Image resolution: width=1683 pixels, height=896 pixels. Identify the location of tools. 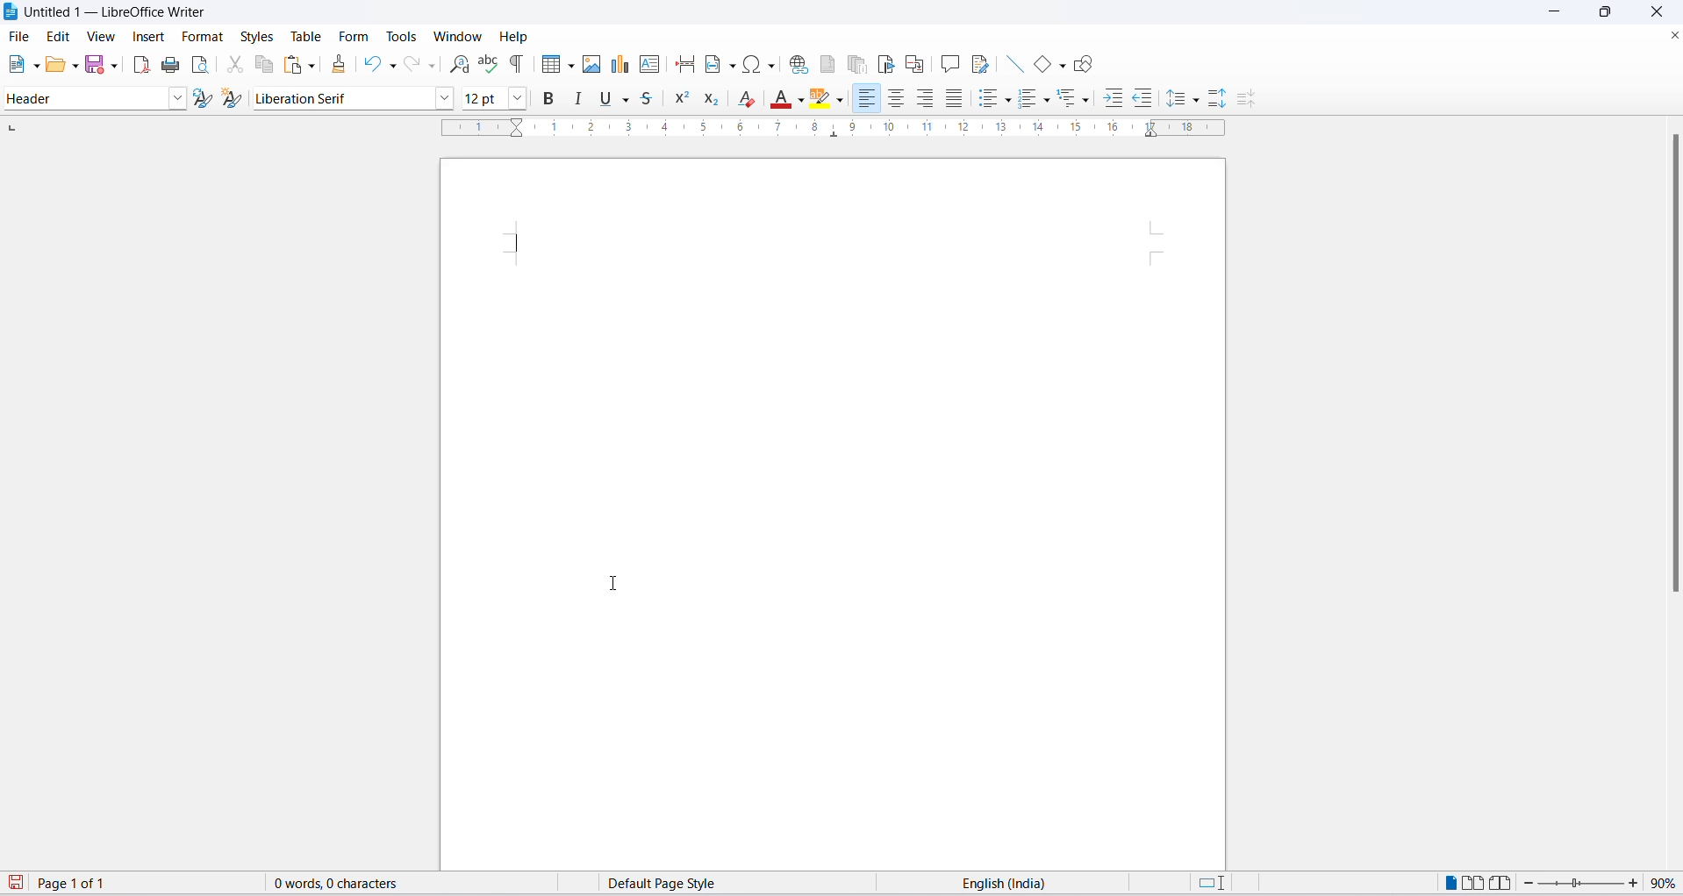
(403, 34).